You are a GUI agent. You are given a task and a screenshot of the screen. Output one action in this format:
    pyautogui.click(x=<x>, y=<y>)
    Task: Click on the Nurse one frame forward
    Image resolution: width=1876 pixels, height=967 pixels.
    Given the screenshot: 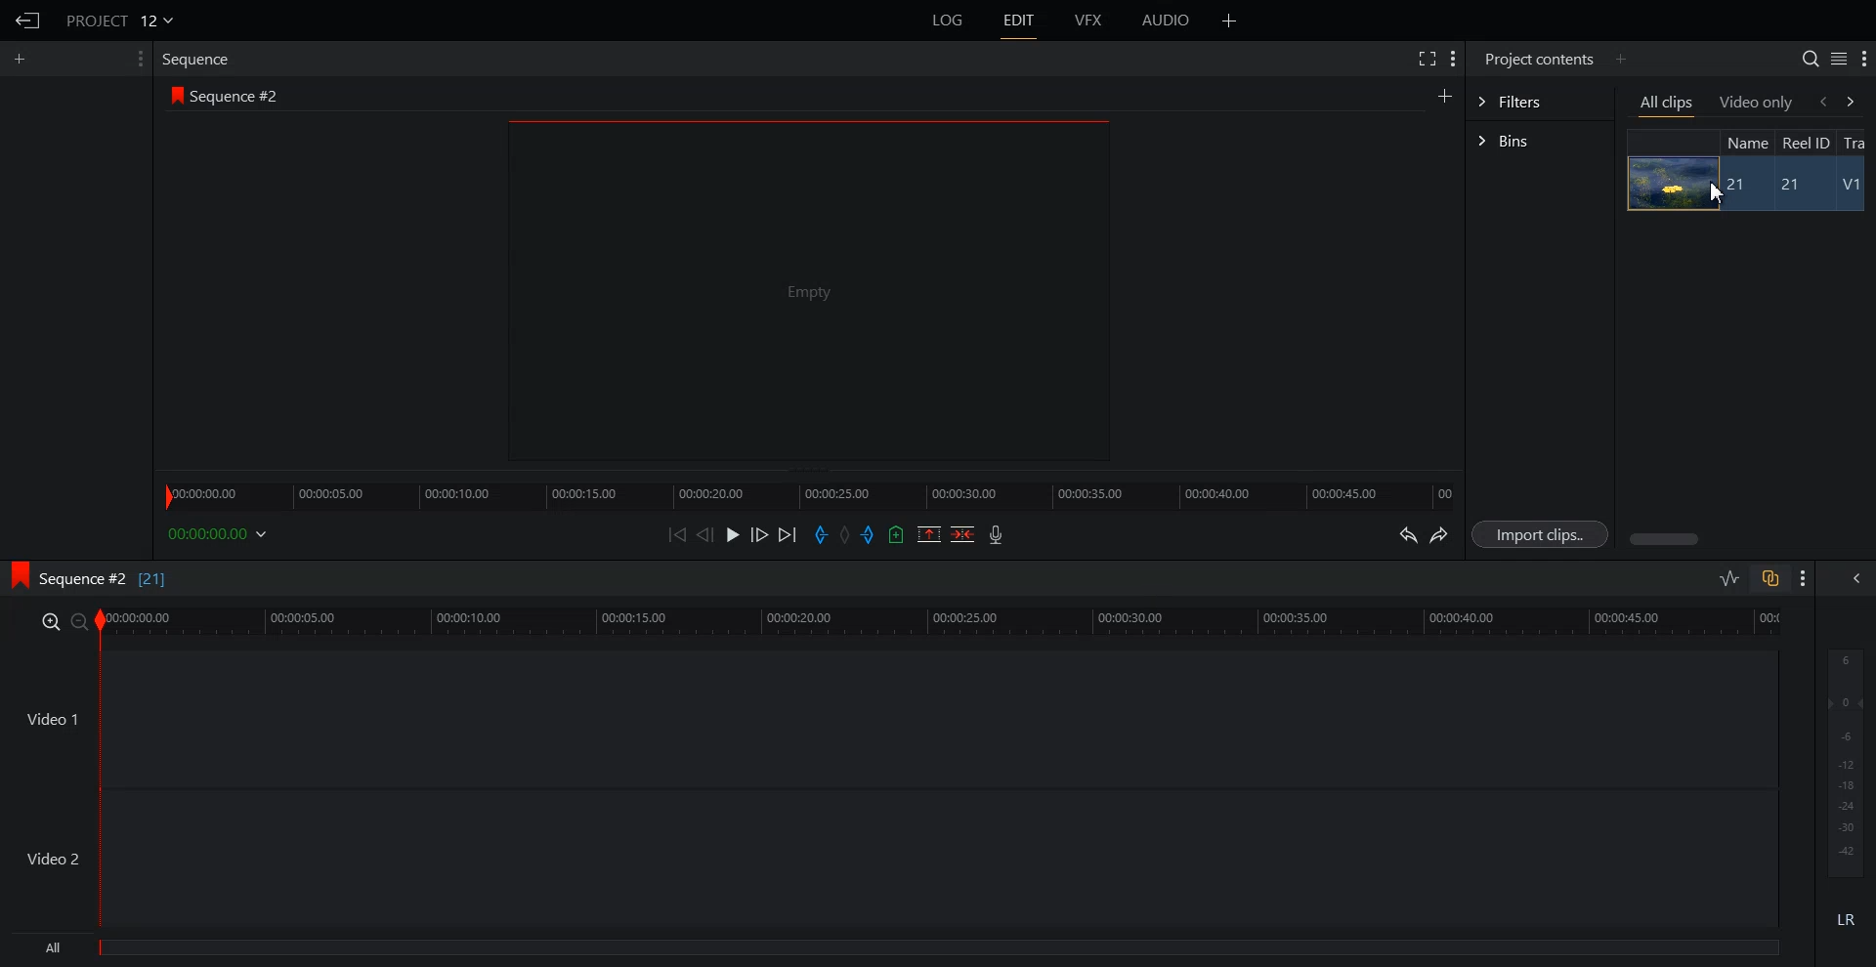 What is the action you would take?
    pyautogui.click(x=760, y=534)
    